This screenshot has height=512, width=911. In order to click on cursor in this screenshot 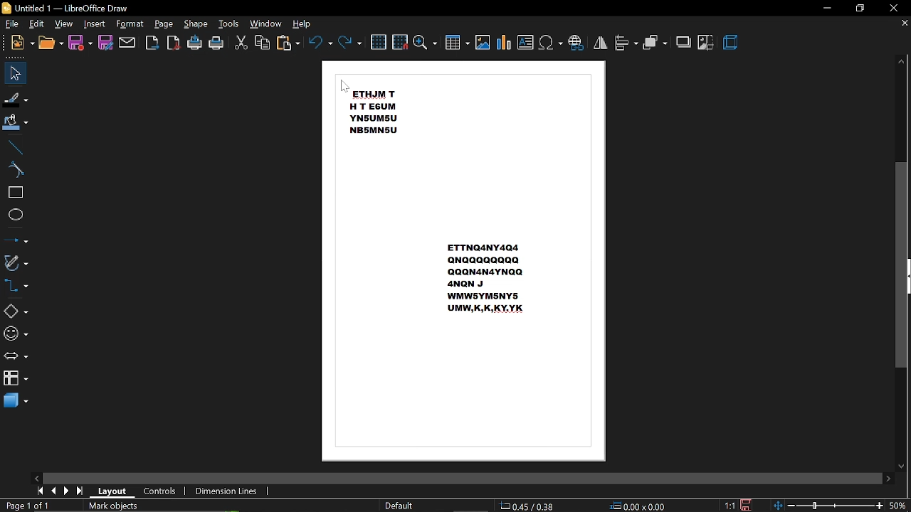, I will do `click(346, 88)`.